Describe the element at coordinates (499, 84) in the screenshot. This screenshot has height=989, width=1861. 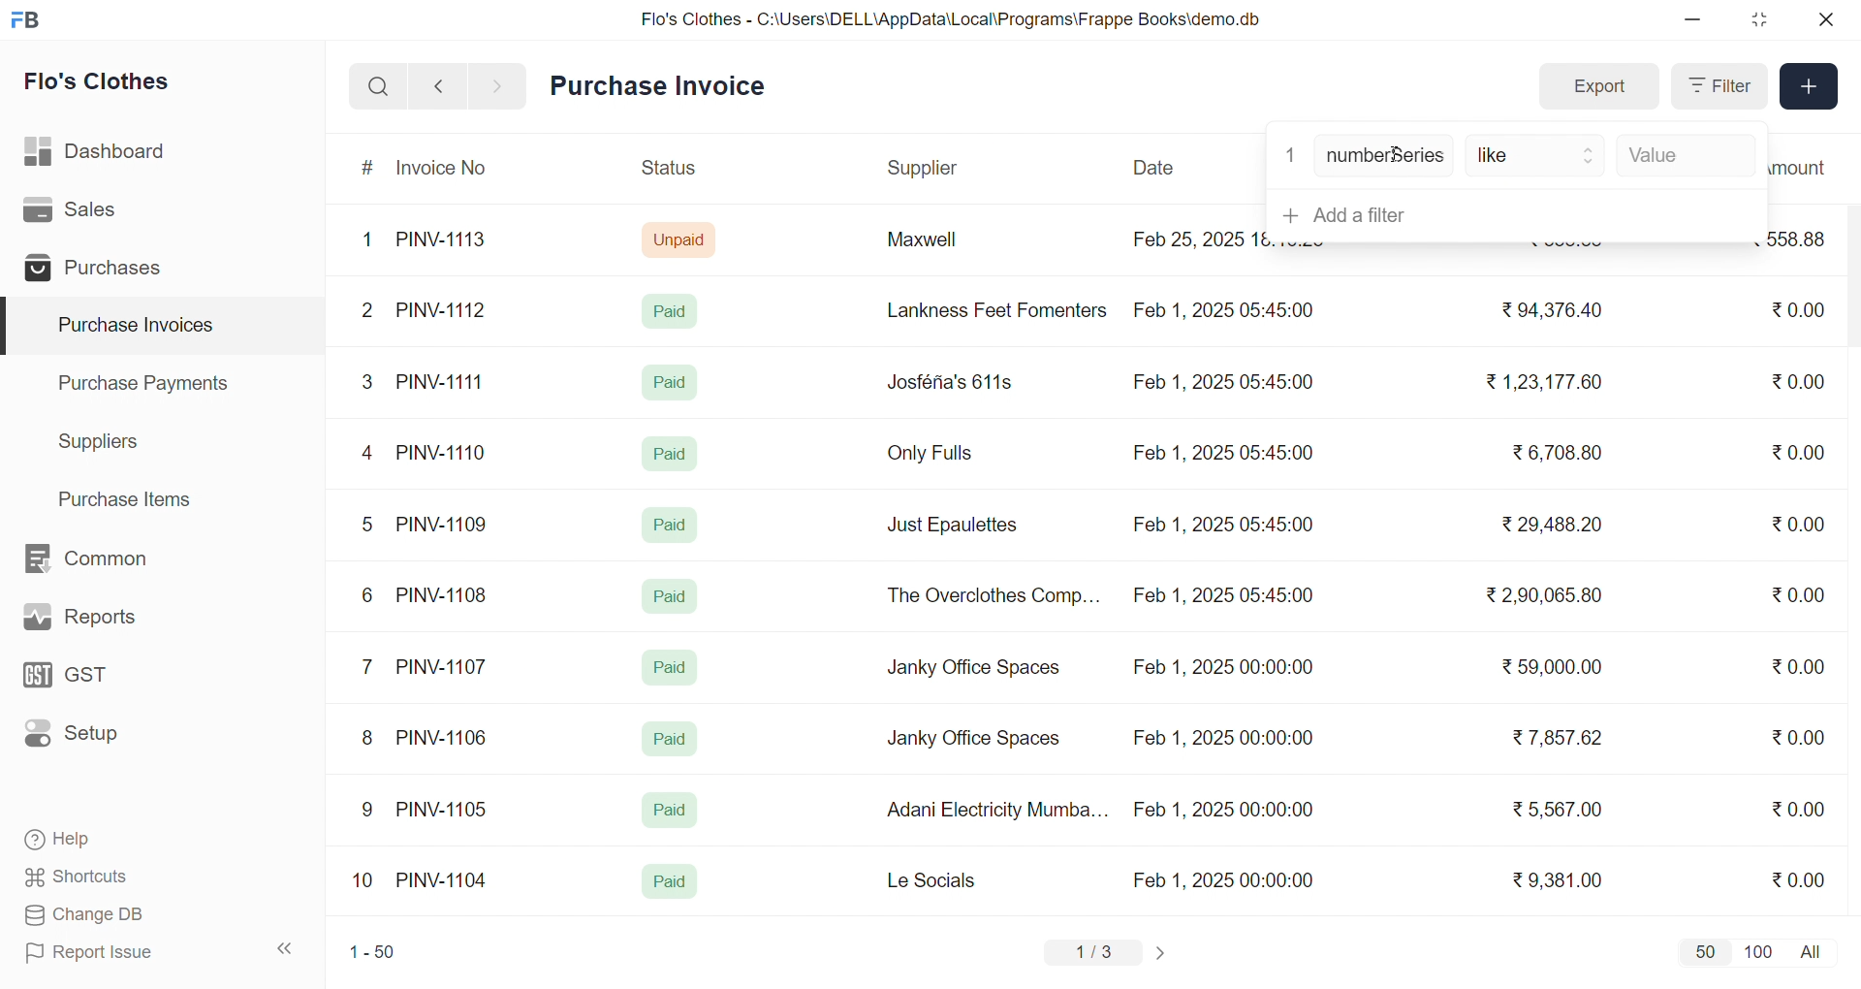
I see `navigate forward` at that location.